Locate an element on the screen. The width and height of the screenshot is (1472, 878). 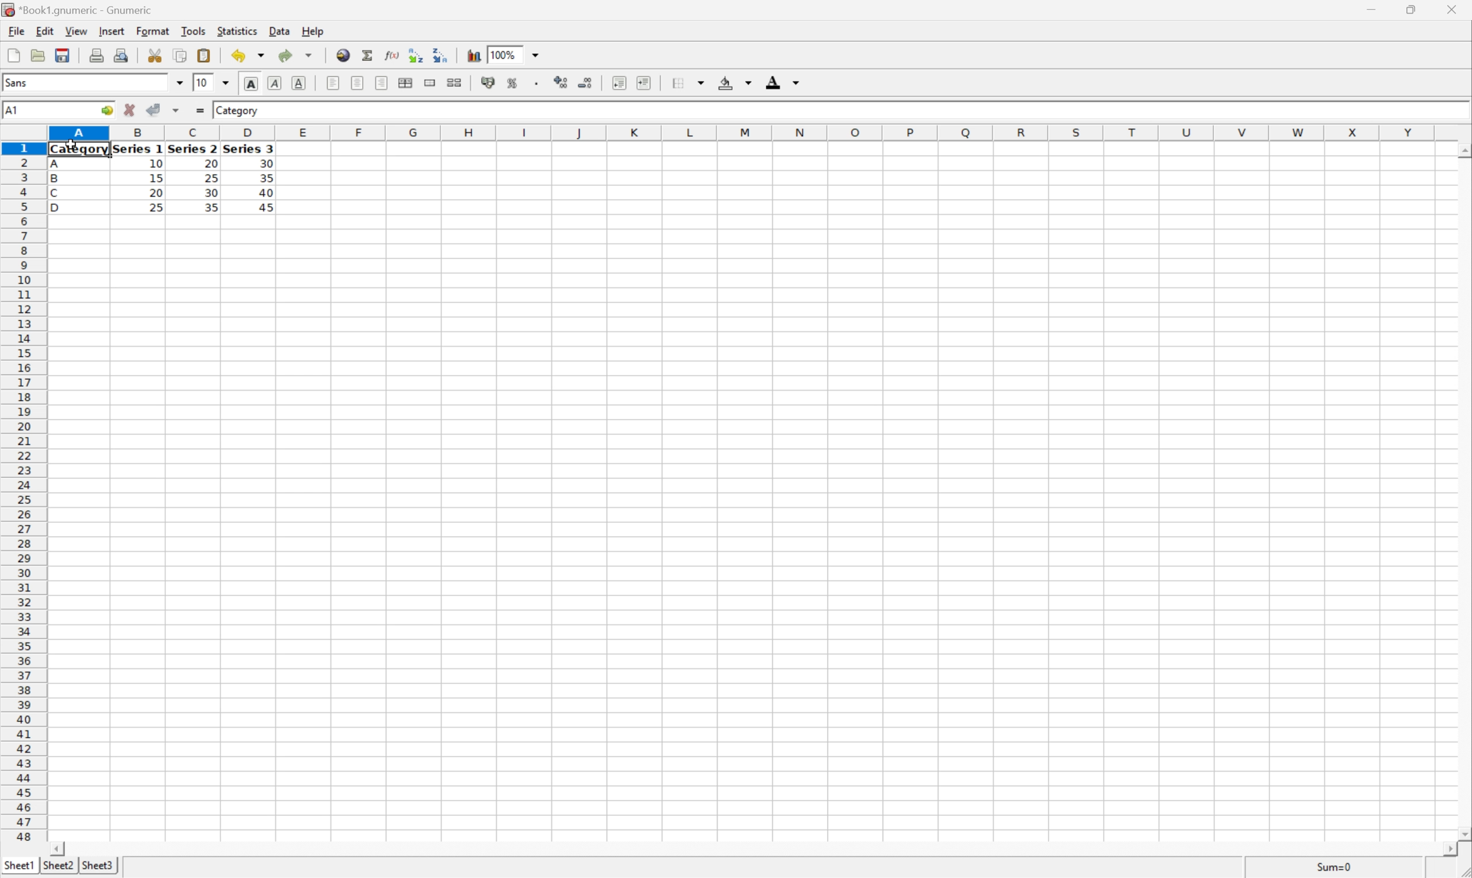
Center horizontally is located at coordinates (358, 82).